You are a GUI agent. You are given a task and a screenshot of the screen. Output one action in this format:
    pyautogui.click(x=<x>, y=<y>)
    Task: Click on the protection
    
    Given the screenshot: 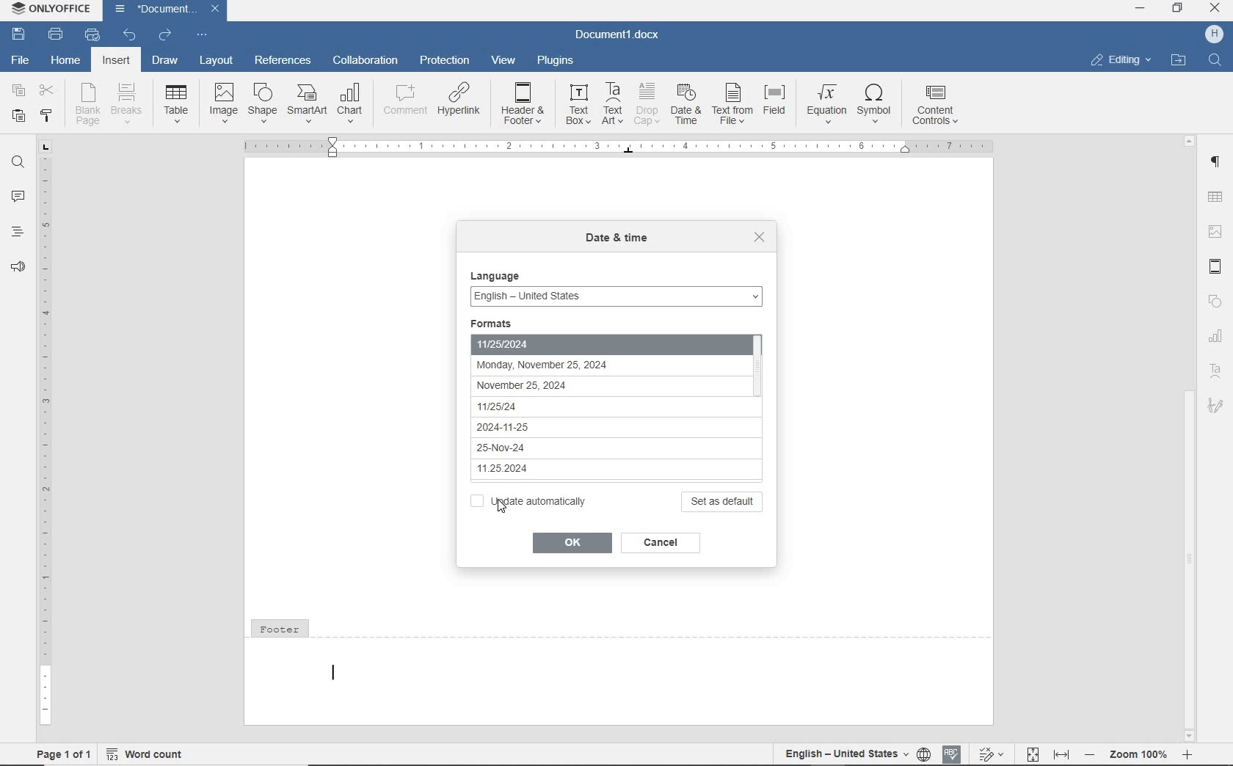 What is the action you would take?
    pyautogui.click(x=443, y=60)
    